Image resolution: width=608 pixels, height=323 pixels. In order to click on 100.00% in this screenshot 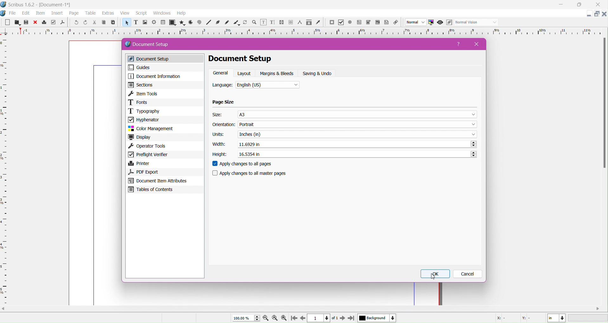, I will do `click(245, 318)`.